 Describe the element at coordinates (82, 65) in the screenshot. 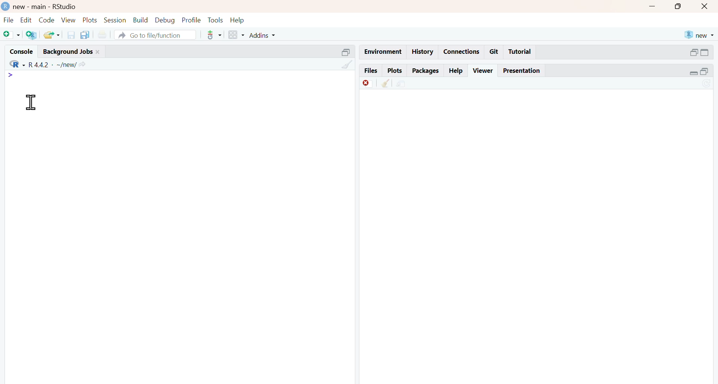

I see `share icon` at that location.